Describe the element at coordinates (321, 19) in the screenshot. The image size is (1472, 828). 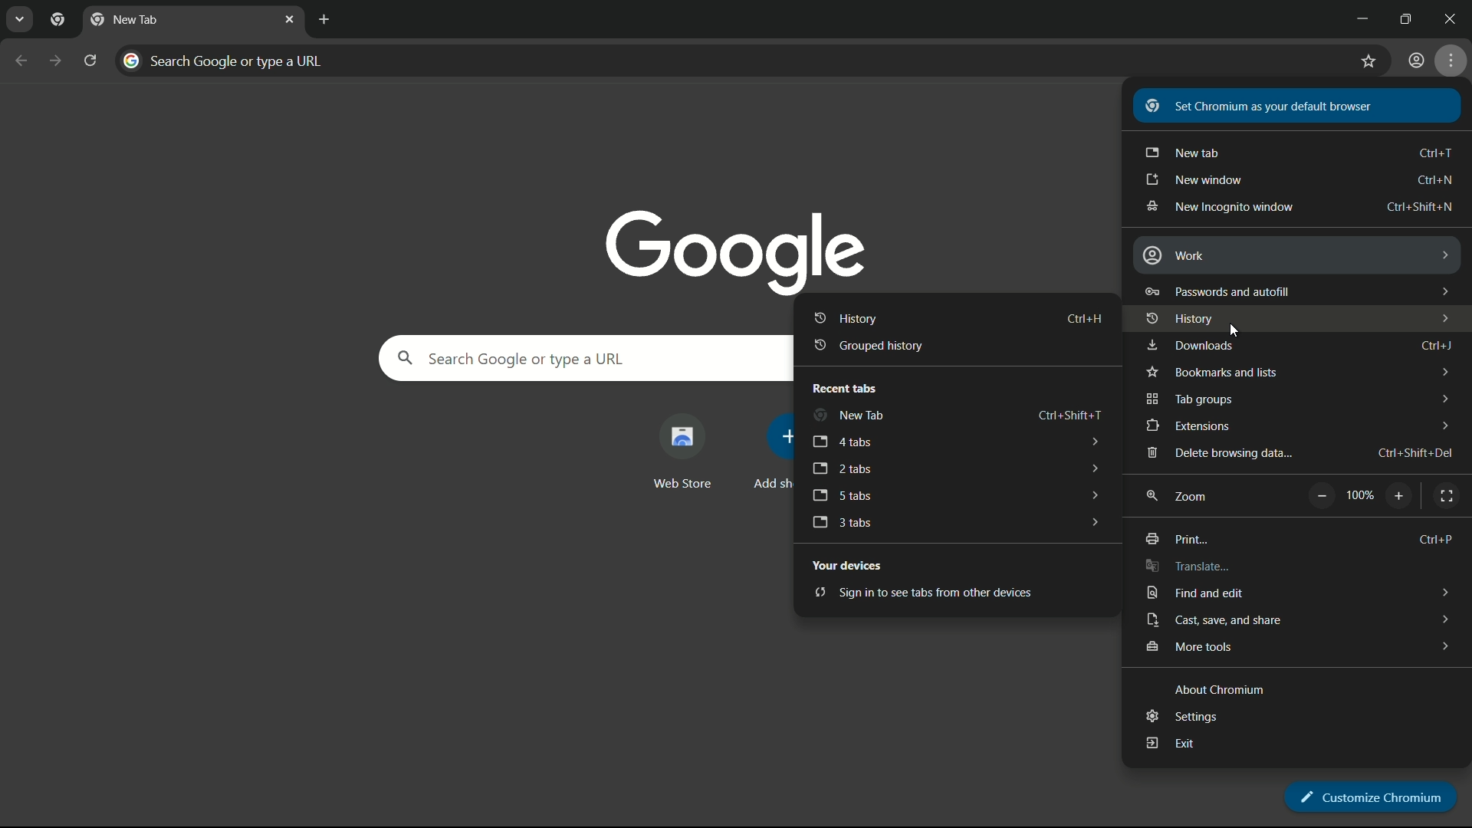
I see `new tab` at that location.